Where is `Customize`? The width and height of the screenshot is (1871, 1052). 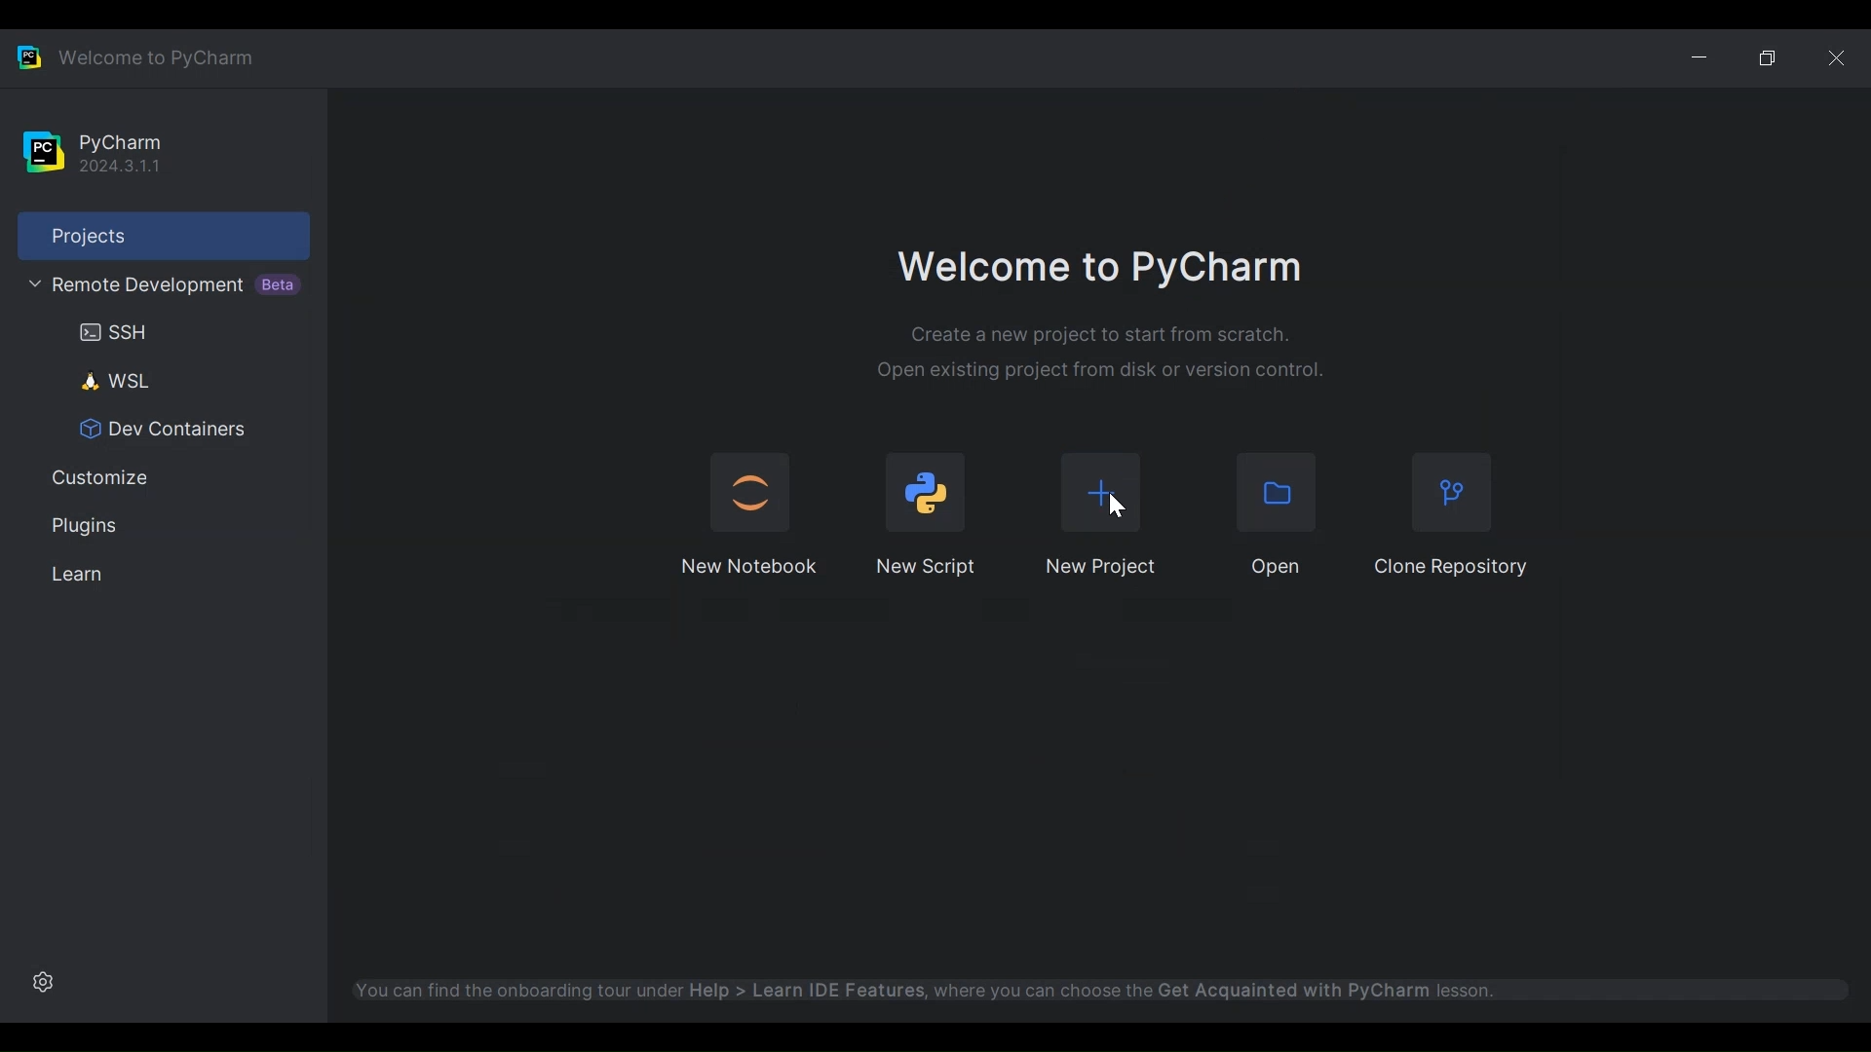 Customize is located at coordinates (95, 479).